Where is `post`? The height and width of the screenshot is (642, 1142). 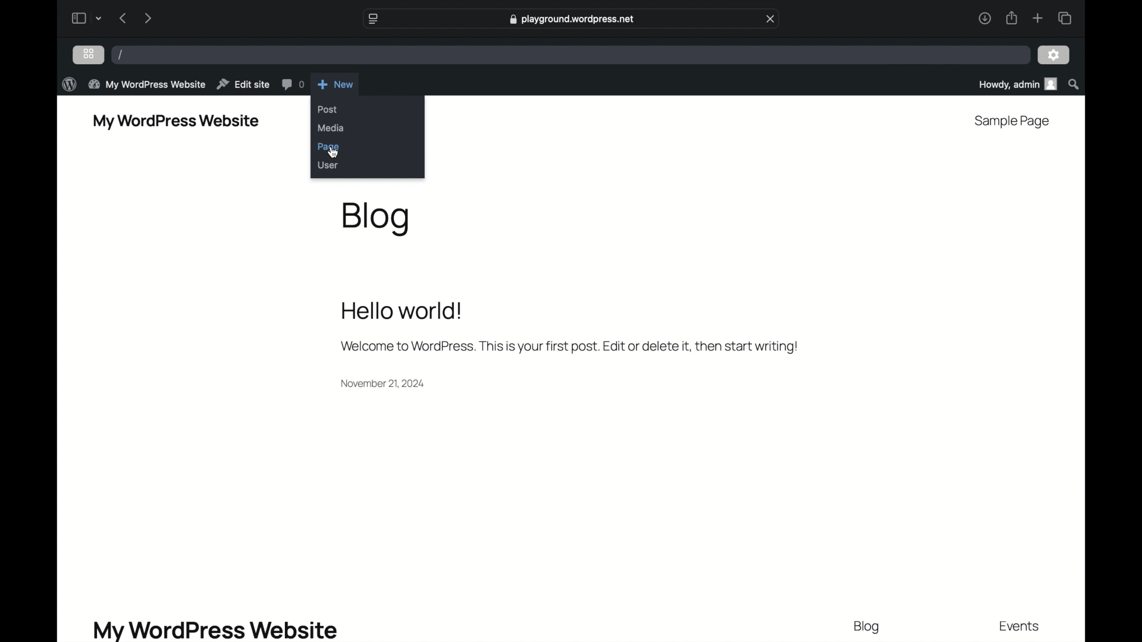 post is located at coordinates (327, 109).